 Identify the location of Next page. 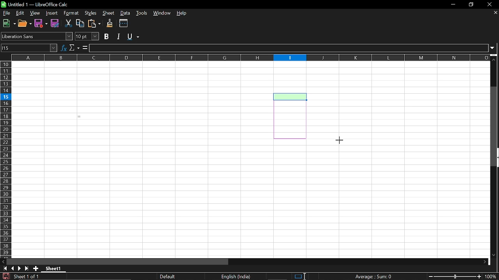
(20, 269).